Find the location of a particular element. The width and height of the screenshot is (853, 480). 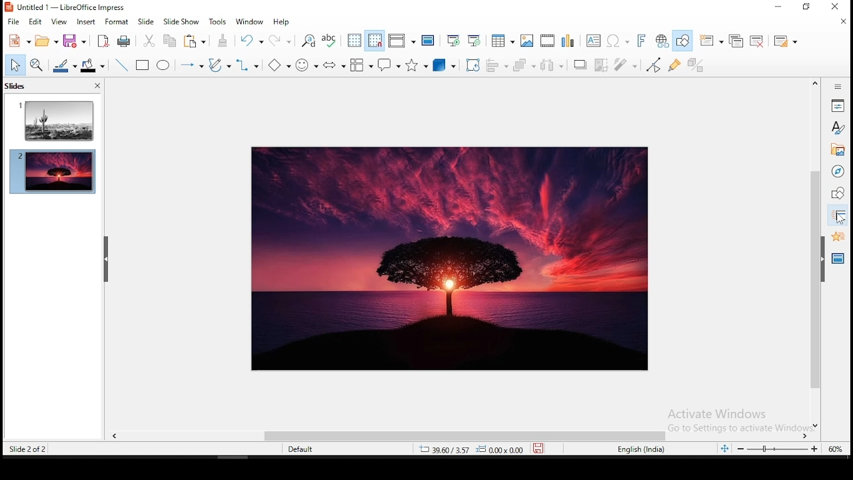

Untitled 1- LibreOffice Impress is located at coordinates (65, 7).